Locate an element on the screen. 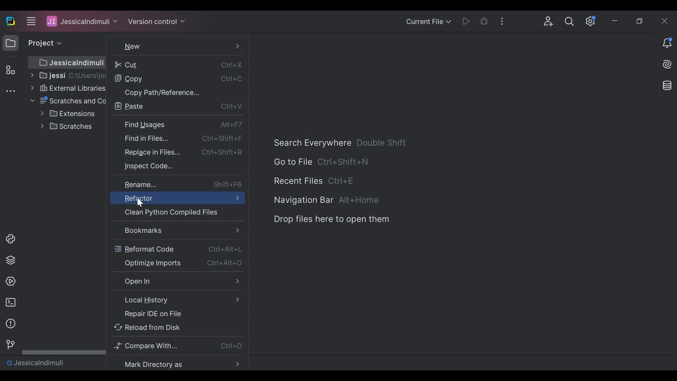  Horizontal Scroll bar is located at coordinates (63, 351).